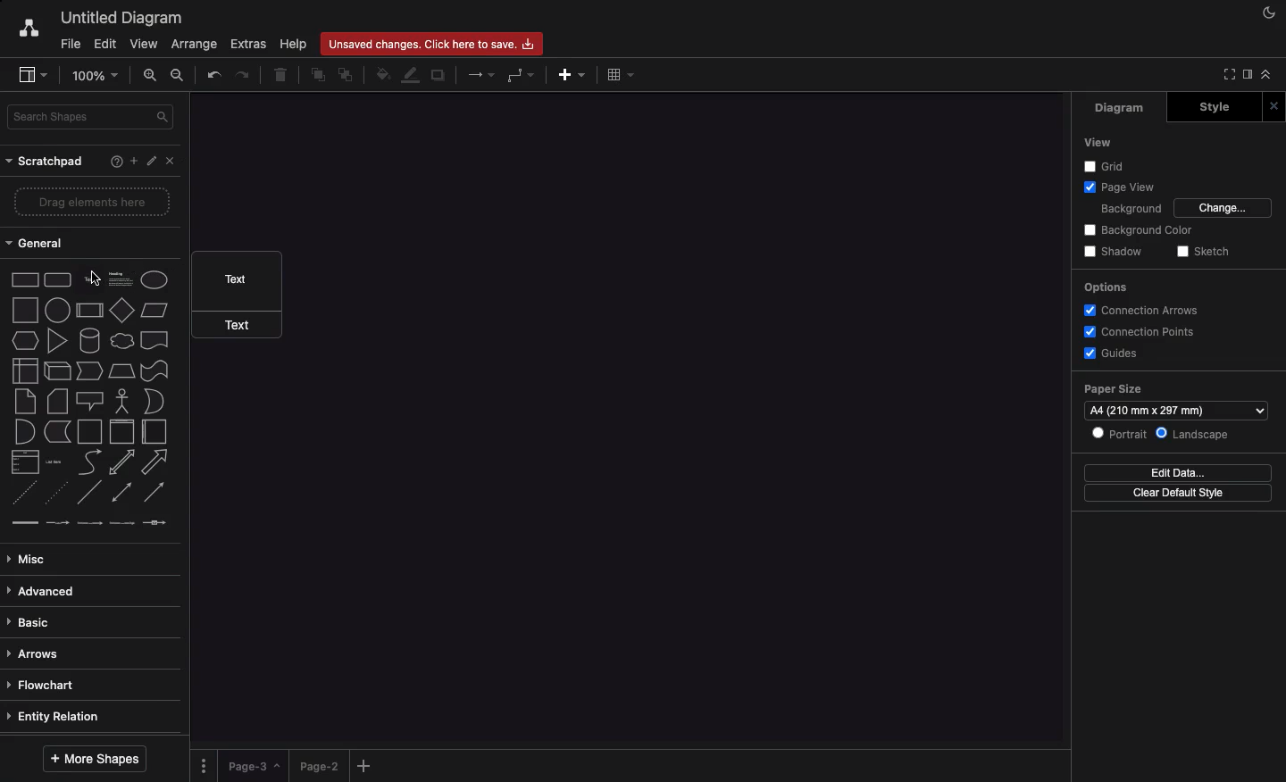 The width and height of the screenshot is (1286, 782). I want to click on Add, so click(133, 160).